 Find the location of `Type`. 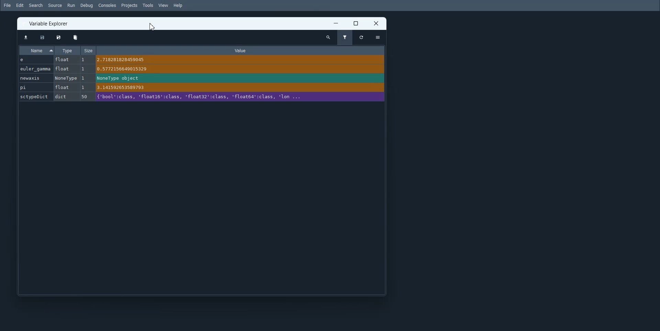

Type is located at coordinates (67, 50).